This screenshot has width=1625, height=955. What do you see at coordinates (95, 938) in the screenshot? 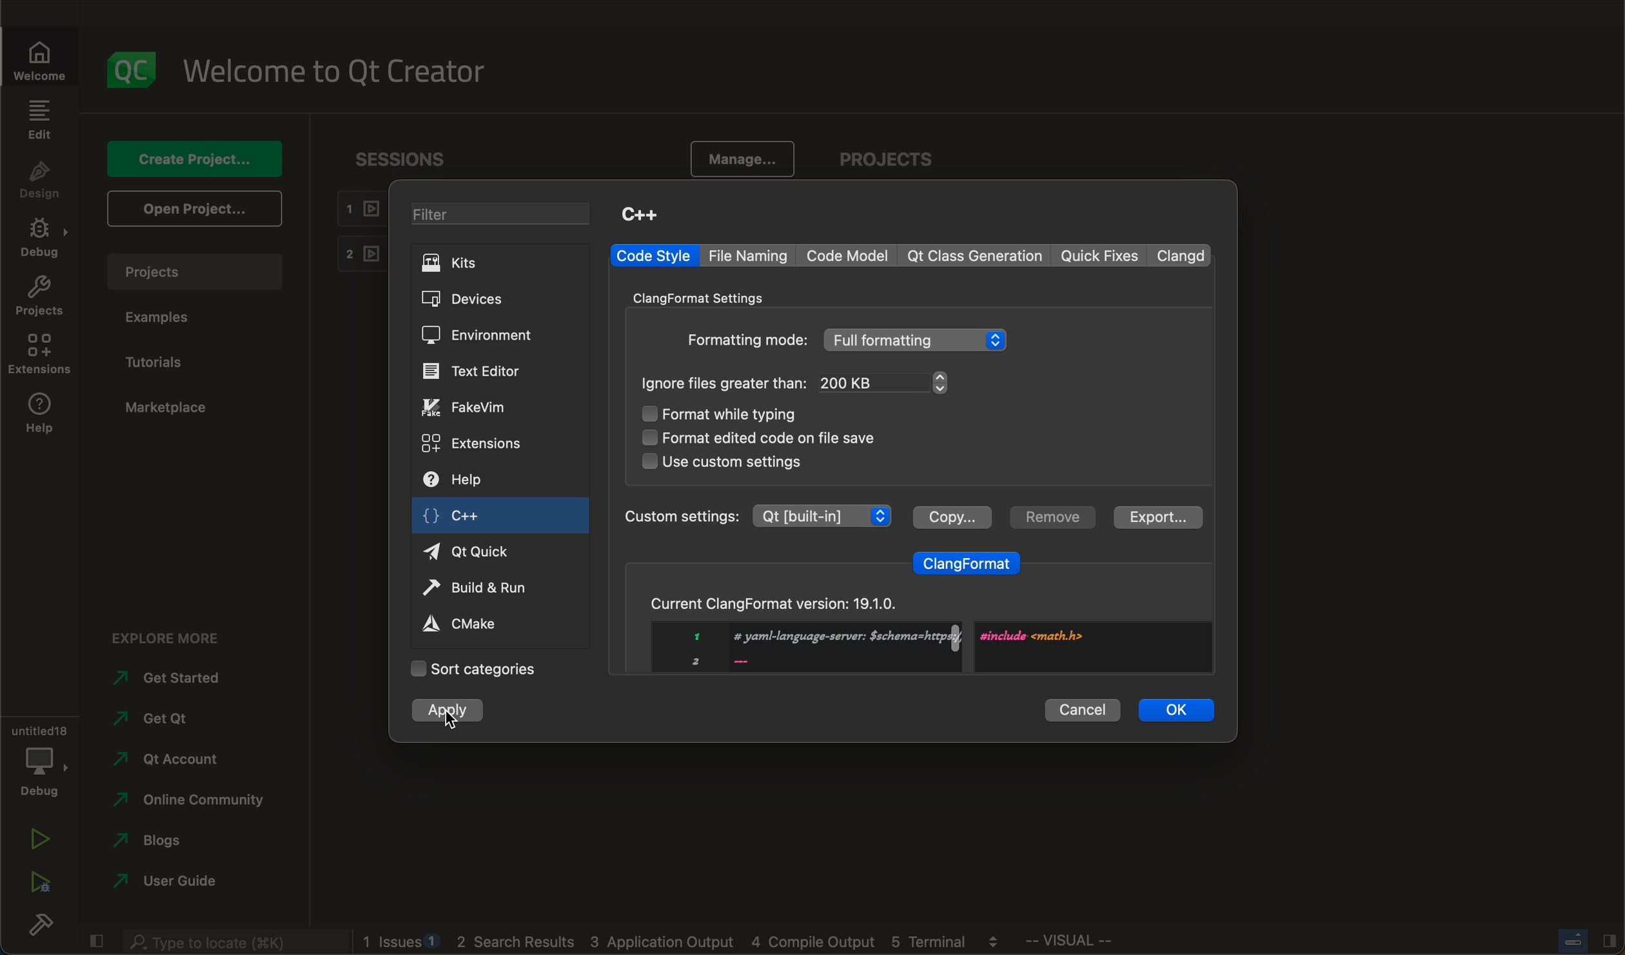
I see `close slide bar` at bounding box center [95, 938].